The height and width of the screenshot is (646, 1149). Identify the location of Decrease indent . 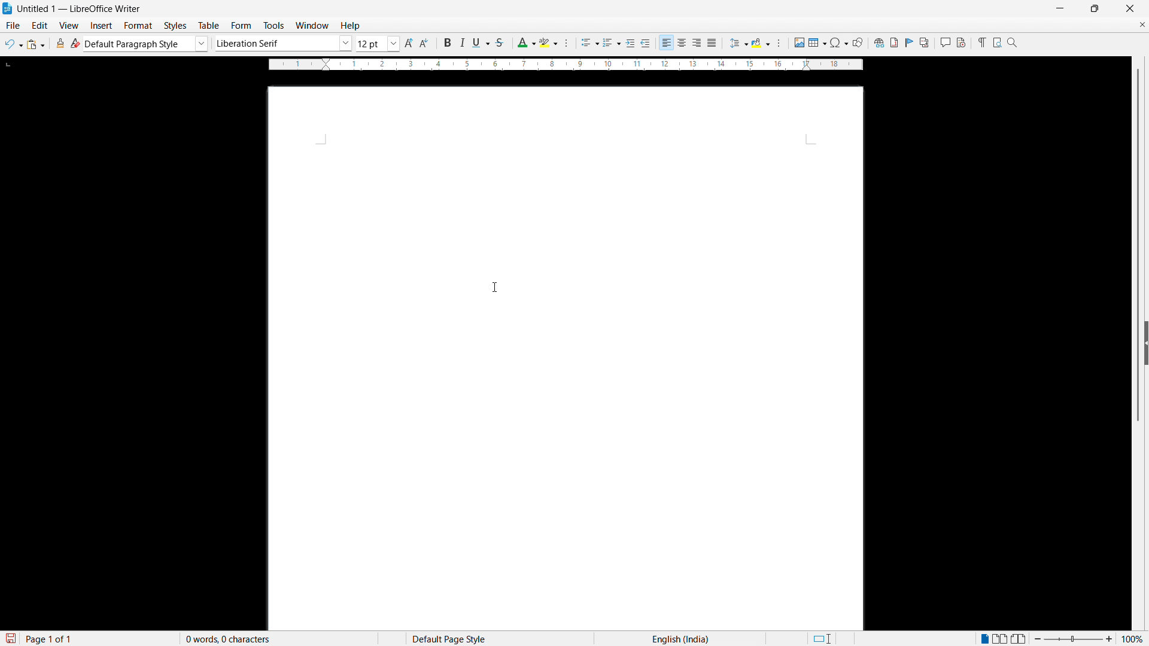
(646, 43).